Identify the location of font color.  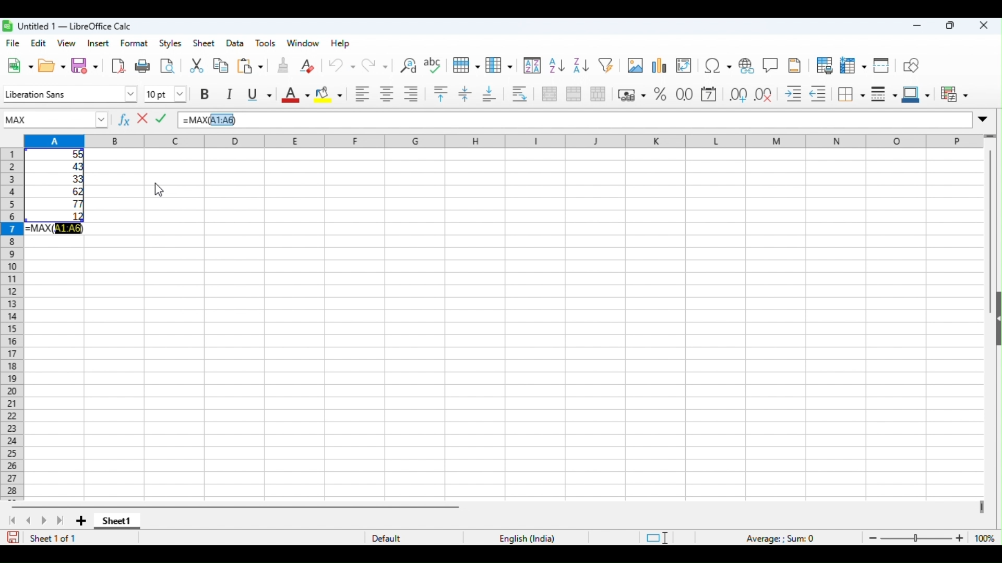
(295, 95).